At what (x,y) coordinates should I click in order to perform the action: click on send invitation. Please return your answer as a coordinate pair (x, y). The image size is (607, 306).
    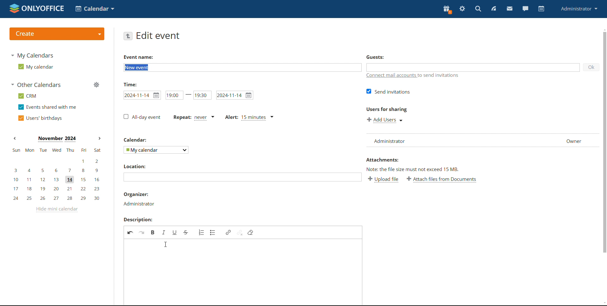
    Looking at the image, I should click on (388, 91).